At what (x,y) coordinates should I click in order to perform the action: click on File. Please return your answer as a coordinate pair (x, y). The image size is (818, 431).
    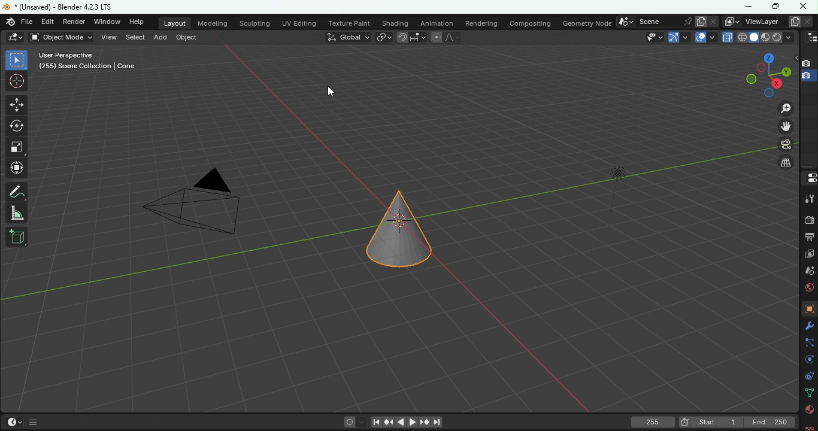
    Looking at the image, I should click on (28, 22).